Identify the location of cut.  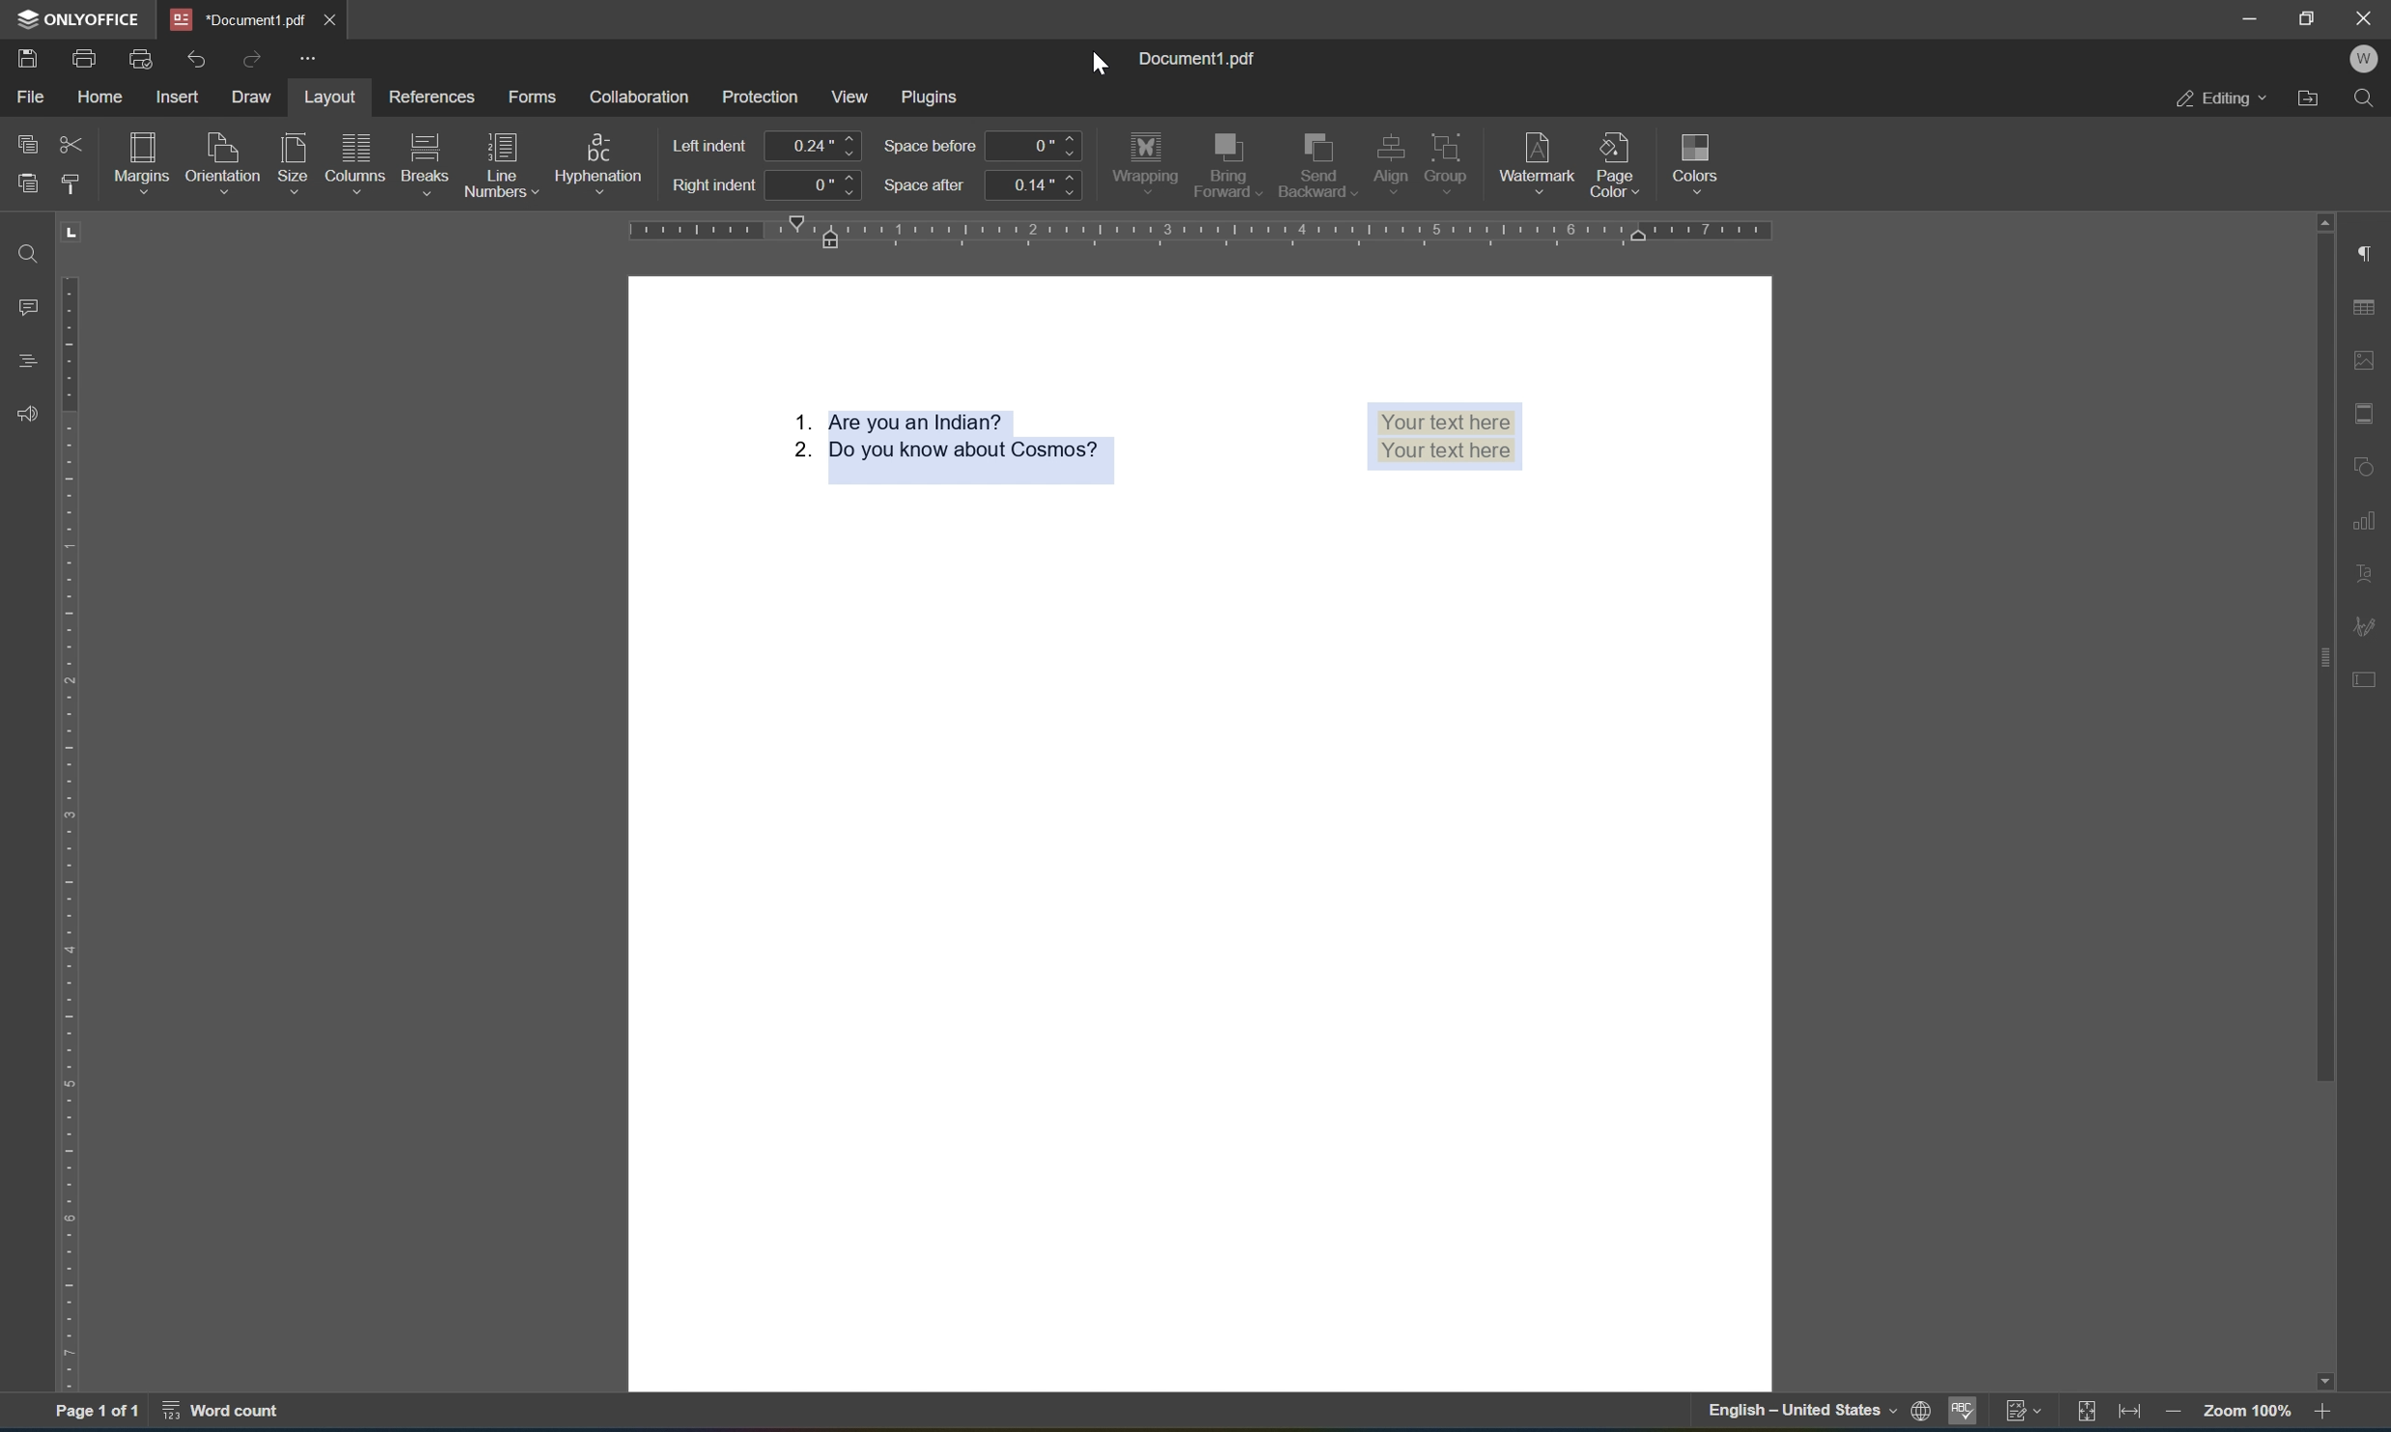
(70, 143).